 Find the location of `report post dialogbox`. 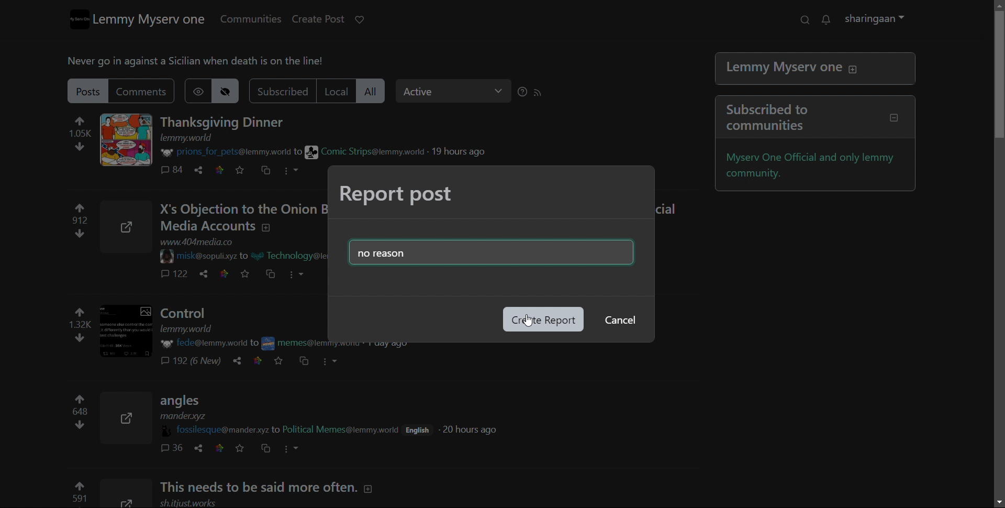

report post dialogbox is located at coordinates (397, 195).